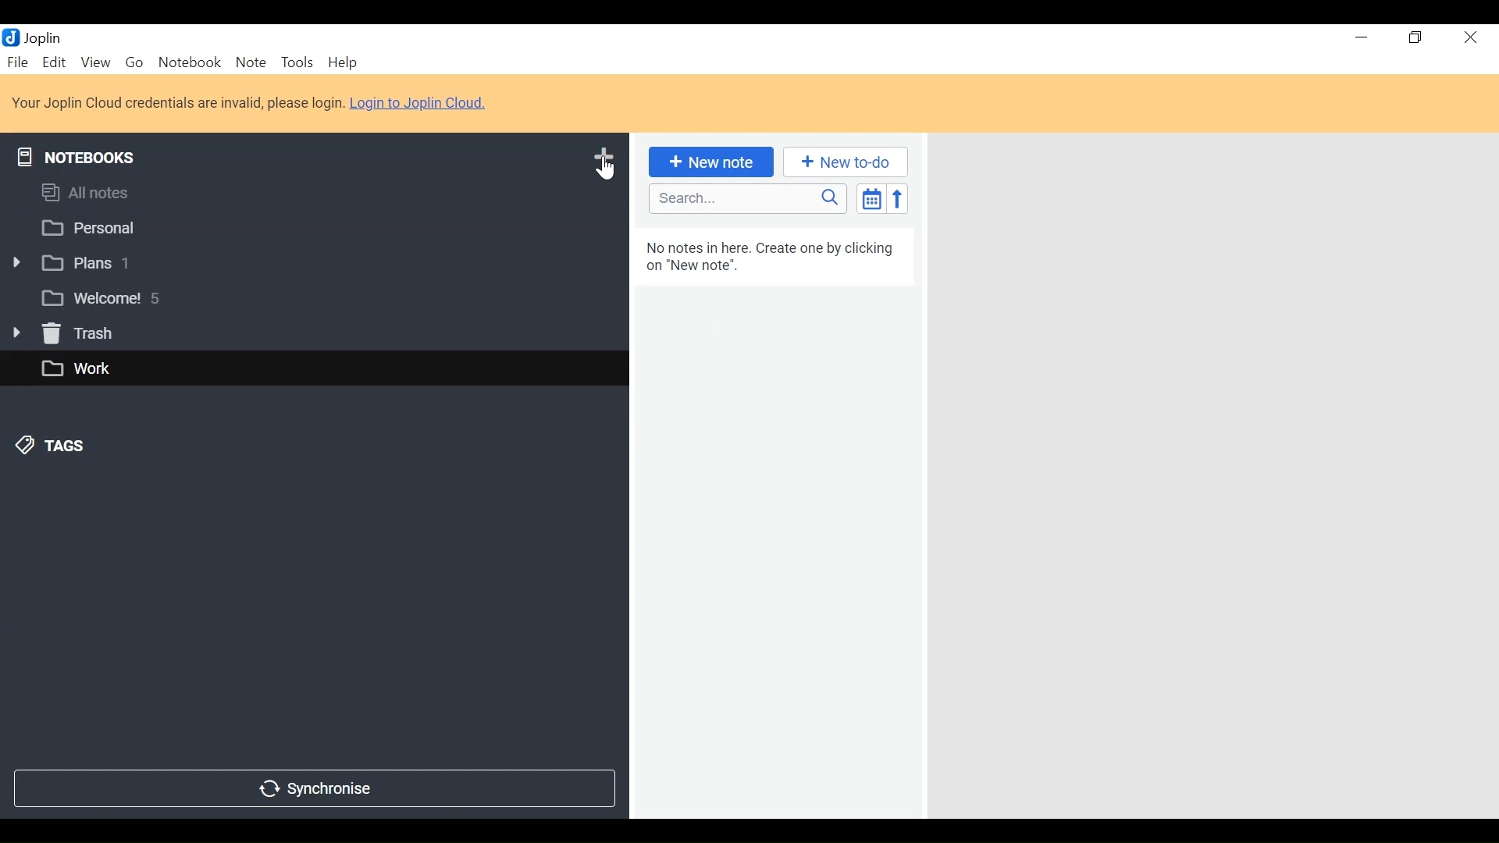 The height and width of the screenshot is (843, 1499). I want to click on welcome! 5 , so click(308, 297).